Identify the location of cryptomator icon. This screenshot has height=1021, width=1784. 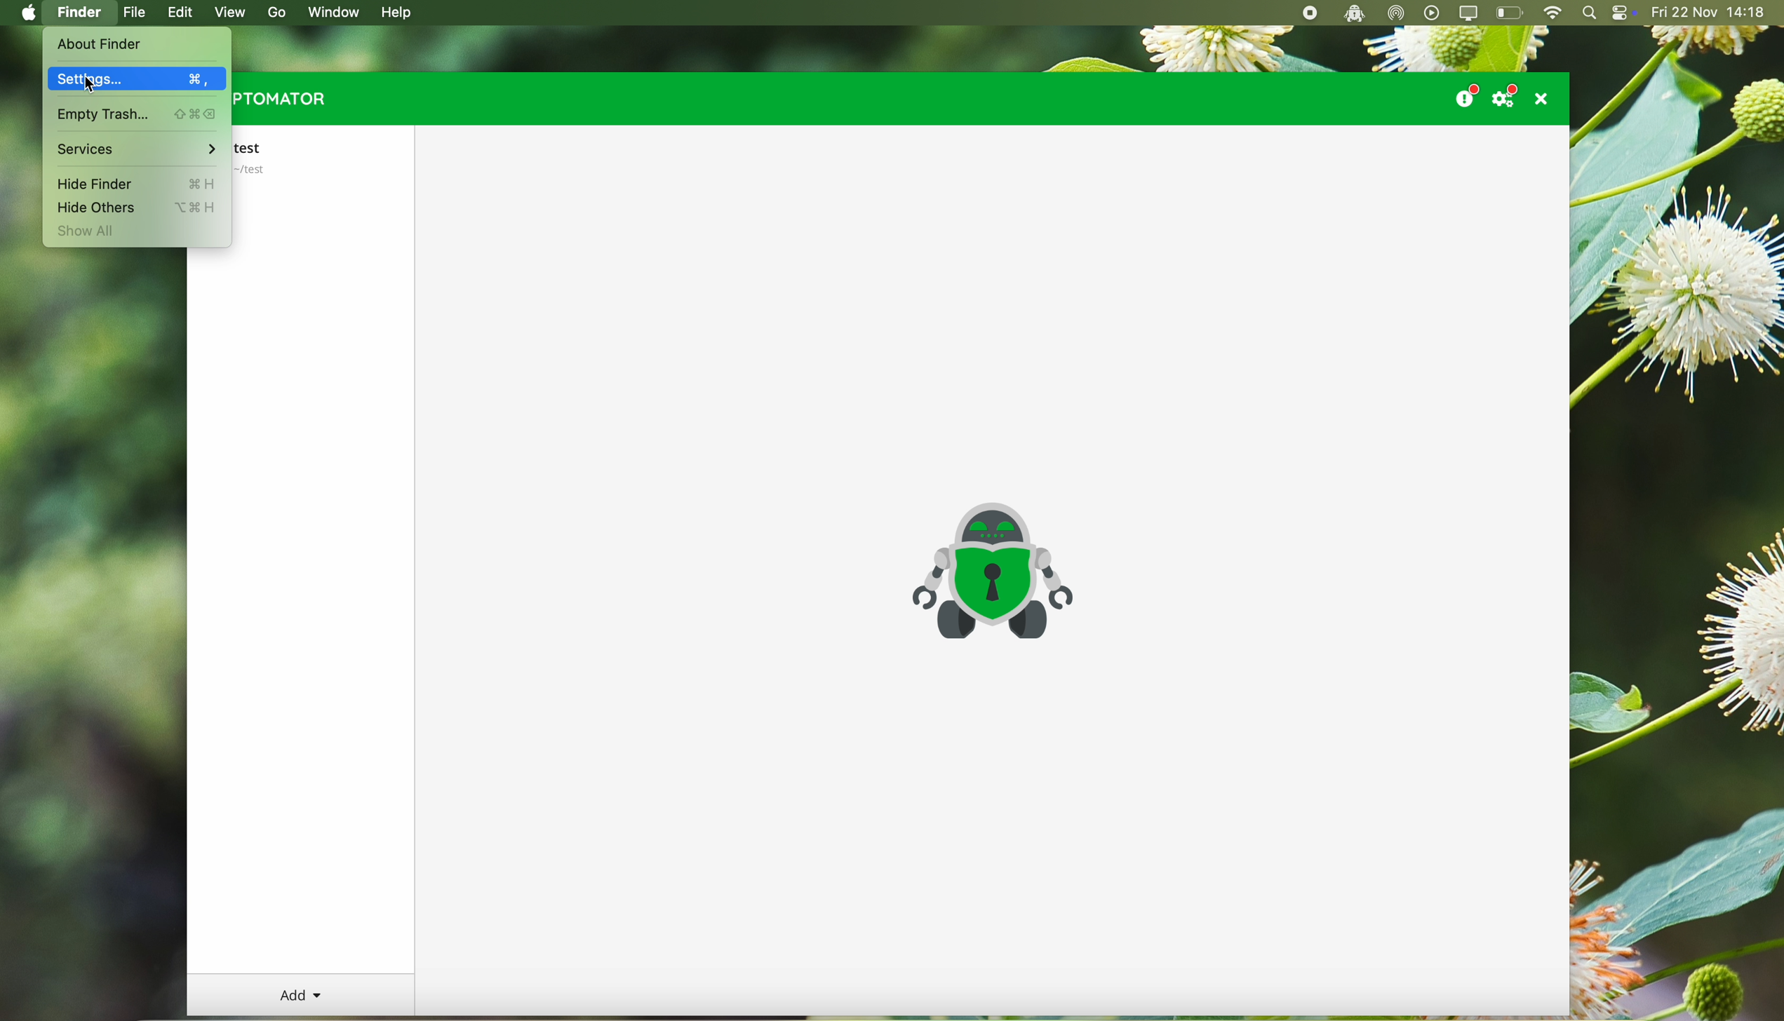
(990, 572).